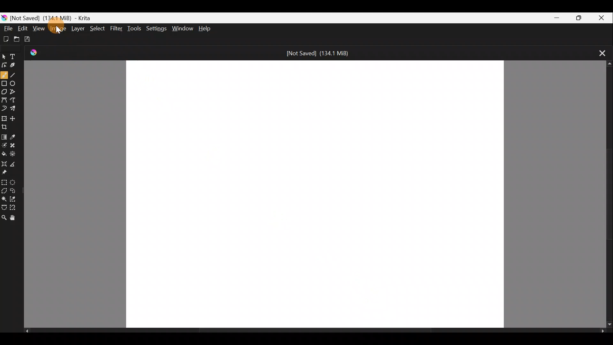 The height and width of the screenshot is (345, 613). I want to click on Draw a gradient, so click(4, 135).